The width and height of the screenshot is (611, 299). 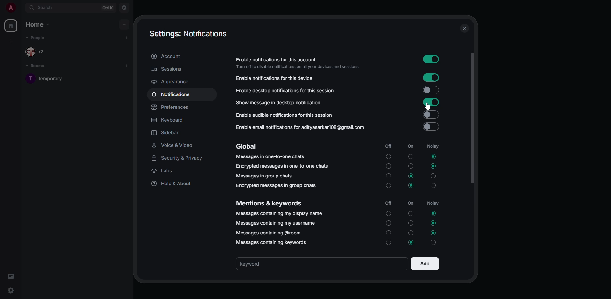 I want to click on Noisy Unselected, so click(x=433, y=186).